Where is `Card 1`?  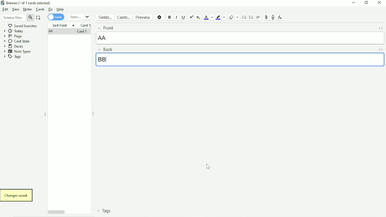
Card 1 is located at coordinates (81, 32).